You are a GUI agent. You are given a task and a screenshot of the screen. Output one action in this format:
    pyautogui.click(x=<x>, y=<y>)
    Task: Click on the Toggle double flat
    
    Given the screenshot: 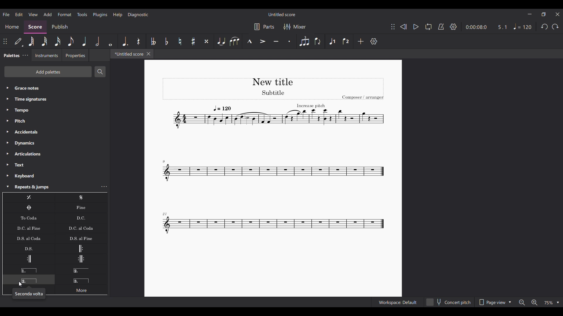 What is the action you would take?
    pyautogui.click(x=152, y=41)
    